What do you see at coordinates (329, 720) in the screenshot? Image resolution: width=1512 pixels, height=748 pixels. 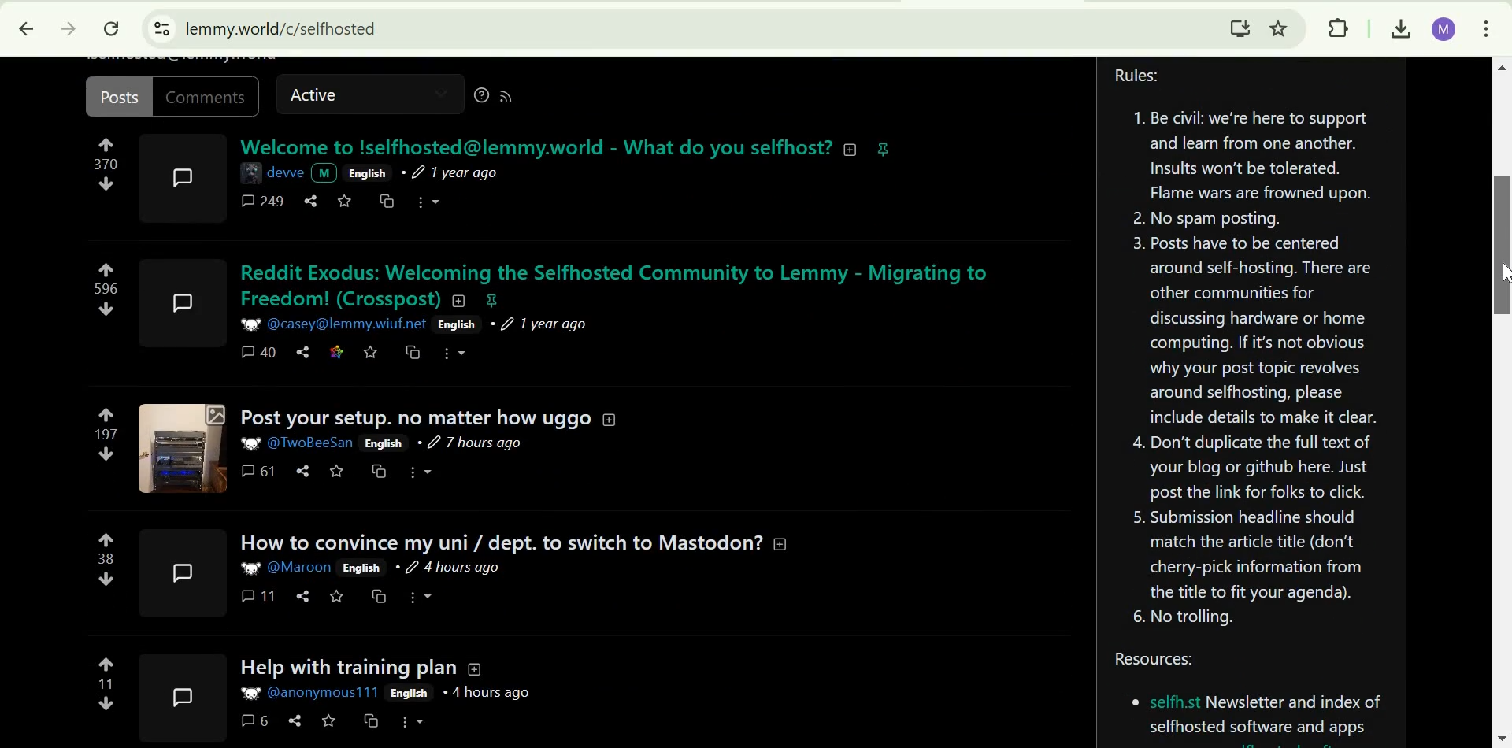 I see `save` at bounding box center [329, 720].